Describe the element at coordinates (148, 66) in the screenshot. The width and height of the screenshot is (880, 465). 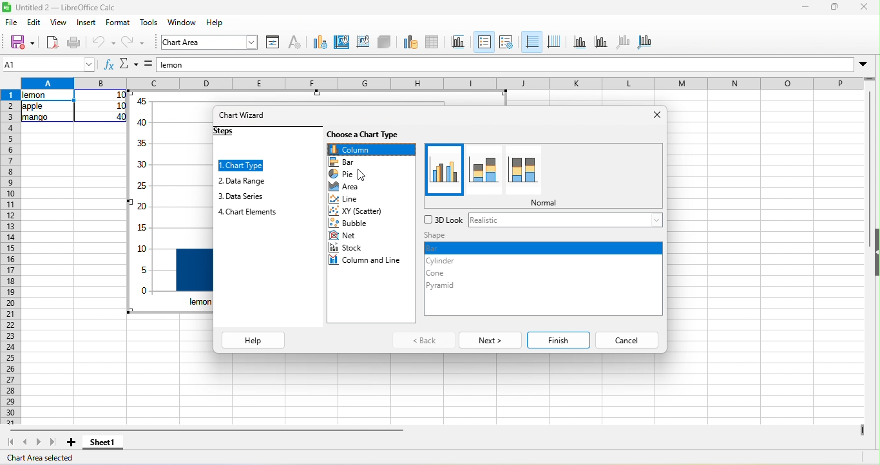
I see `formula` at that location.